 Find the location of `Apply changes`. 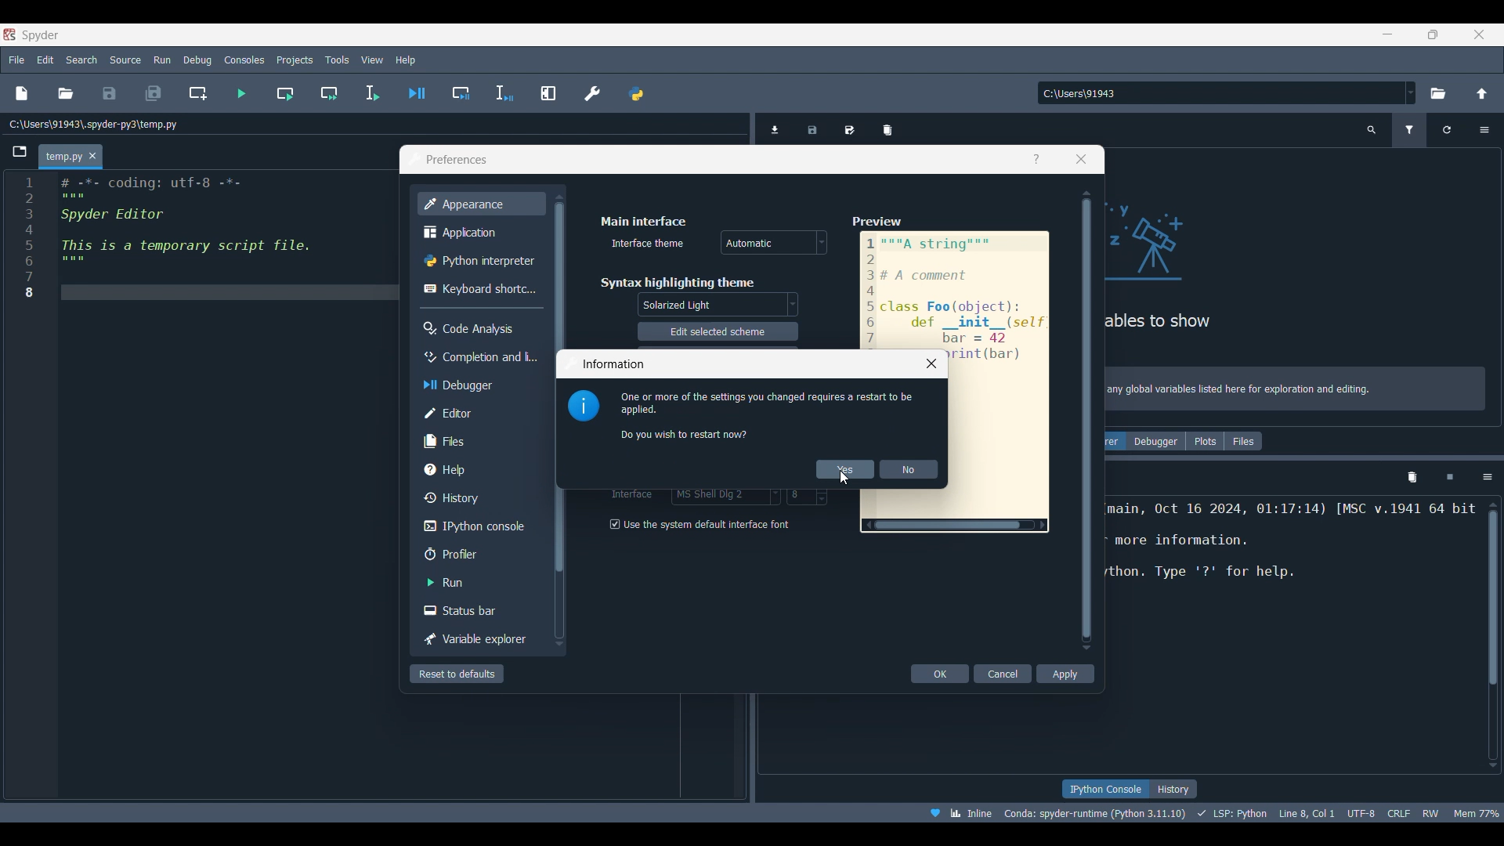

Apply changes is located at coordinates (845, 469).